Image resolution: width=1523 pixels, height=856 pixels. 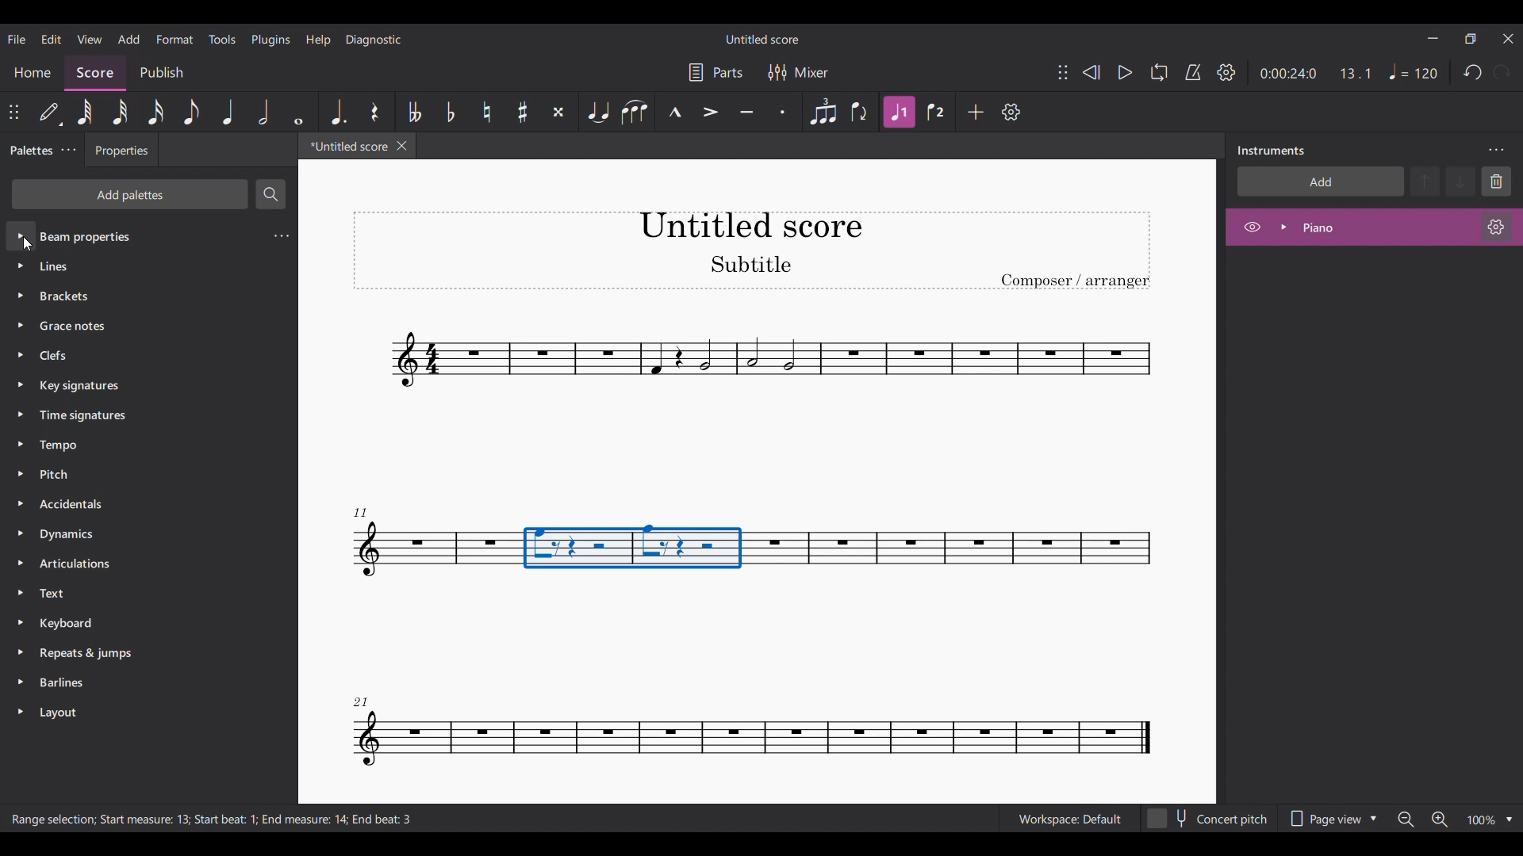 I want to click on Piano, so click(x=1360, y=227).